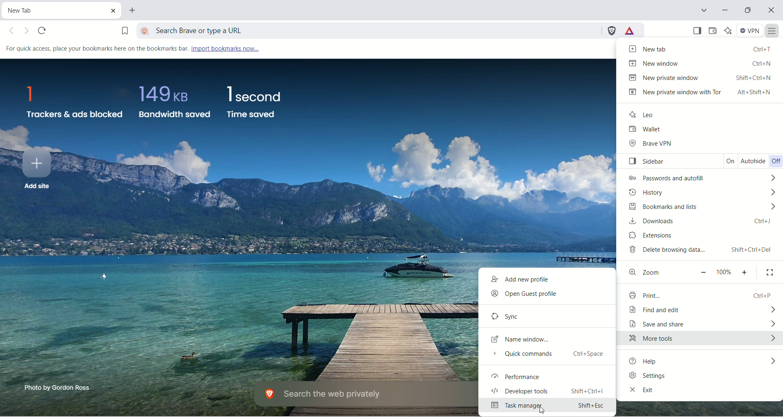 The image size is (783, 417). Describe the element at coordinates (695, 236) in the screenshot. I see `extensions` at that location.